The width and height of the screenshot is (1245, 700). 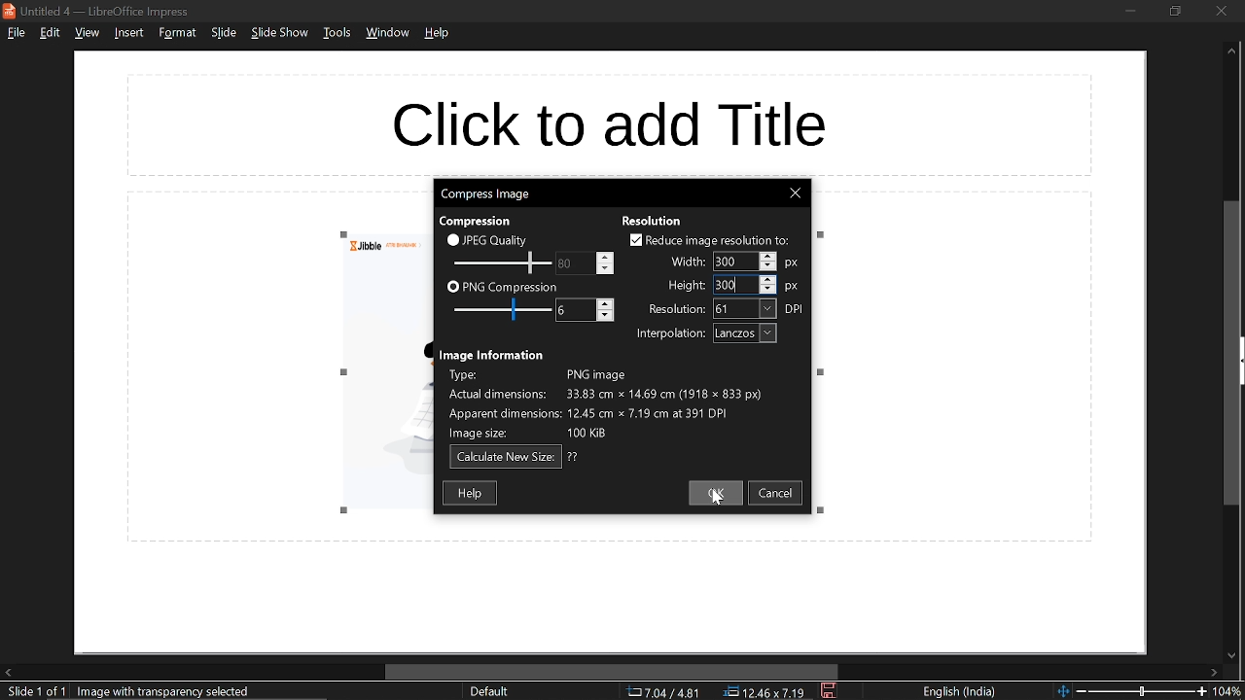 I want to click on selected image, so click(x=168, y=691).